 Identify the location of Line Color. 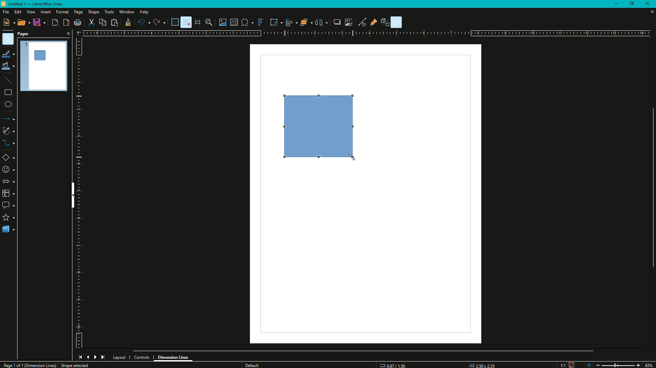
(8, 54).